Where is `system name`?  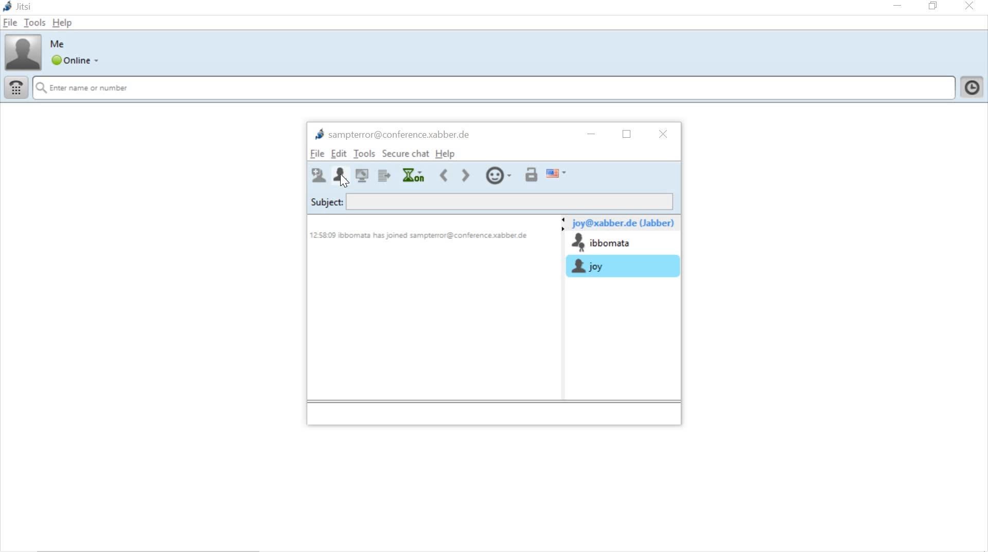
system name is located at coordinates (20, 7).